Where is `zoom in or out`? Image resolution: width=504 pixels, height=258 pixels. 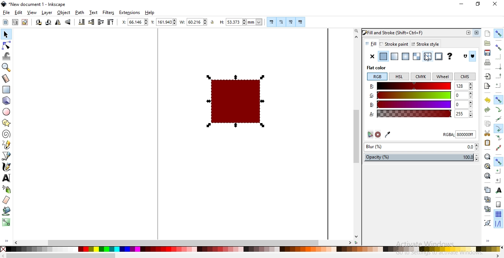
zoom in or out is located at coordinates (7, 67).